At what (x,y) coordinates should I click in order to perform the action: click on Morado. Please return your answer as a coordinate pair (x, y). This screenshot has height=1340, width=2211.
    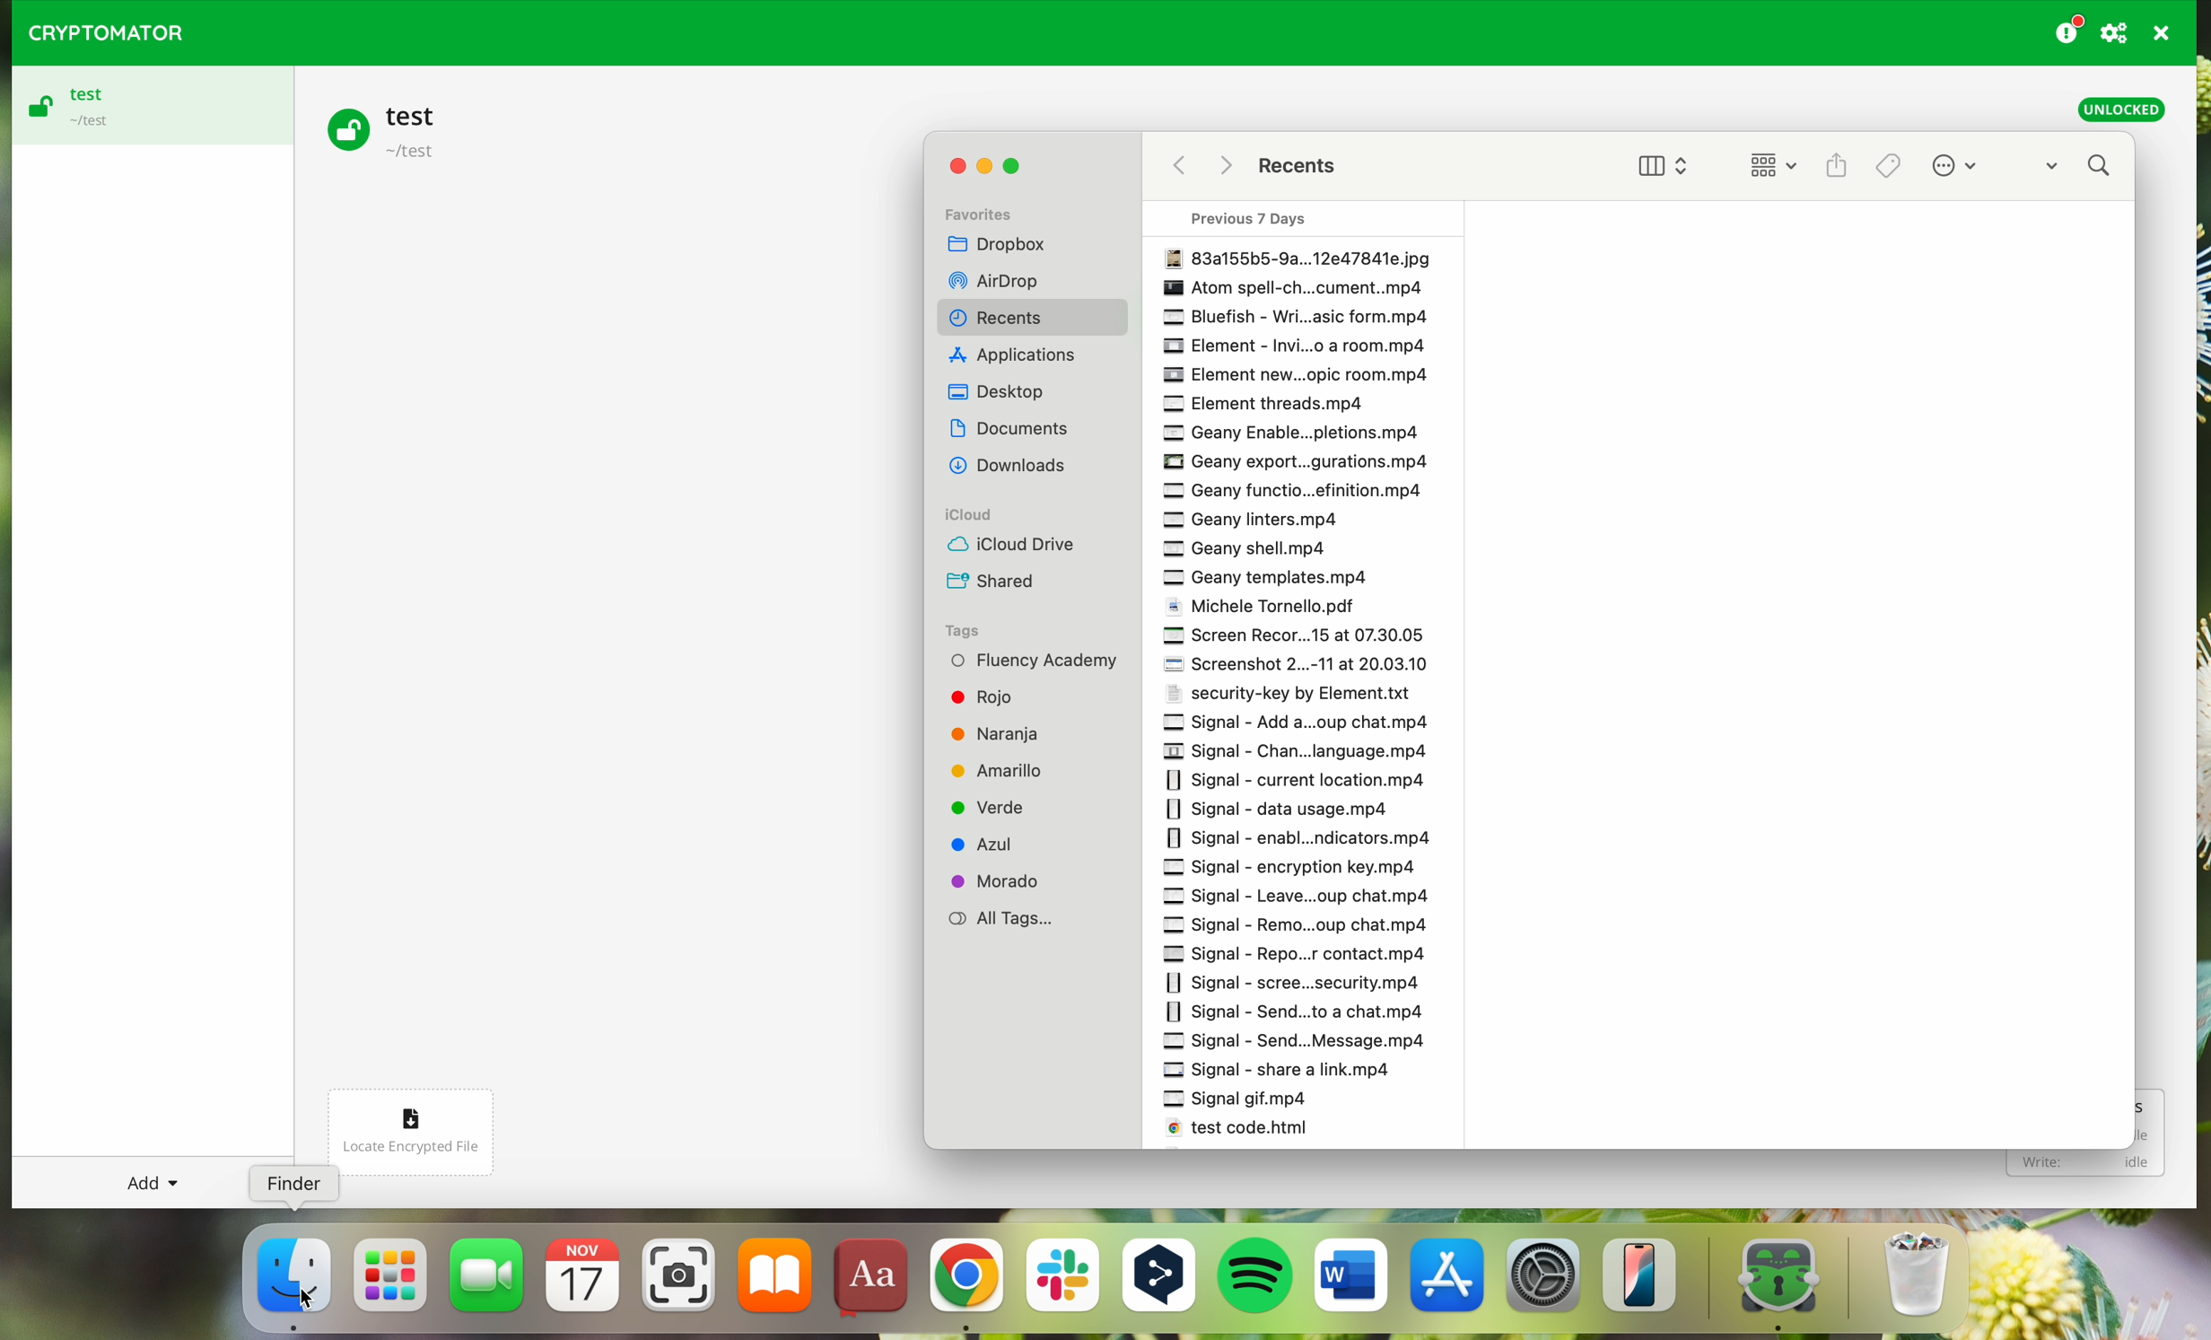
    Looking at the image, I should click on (1003, 880).